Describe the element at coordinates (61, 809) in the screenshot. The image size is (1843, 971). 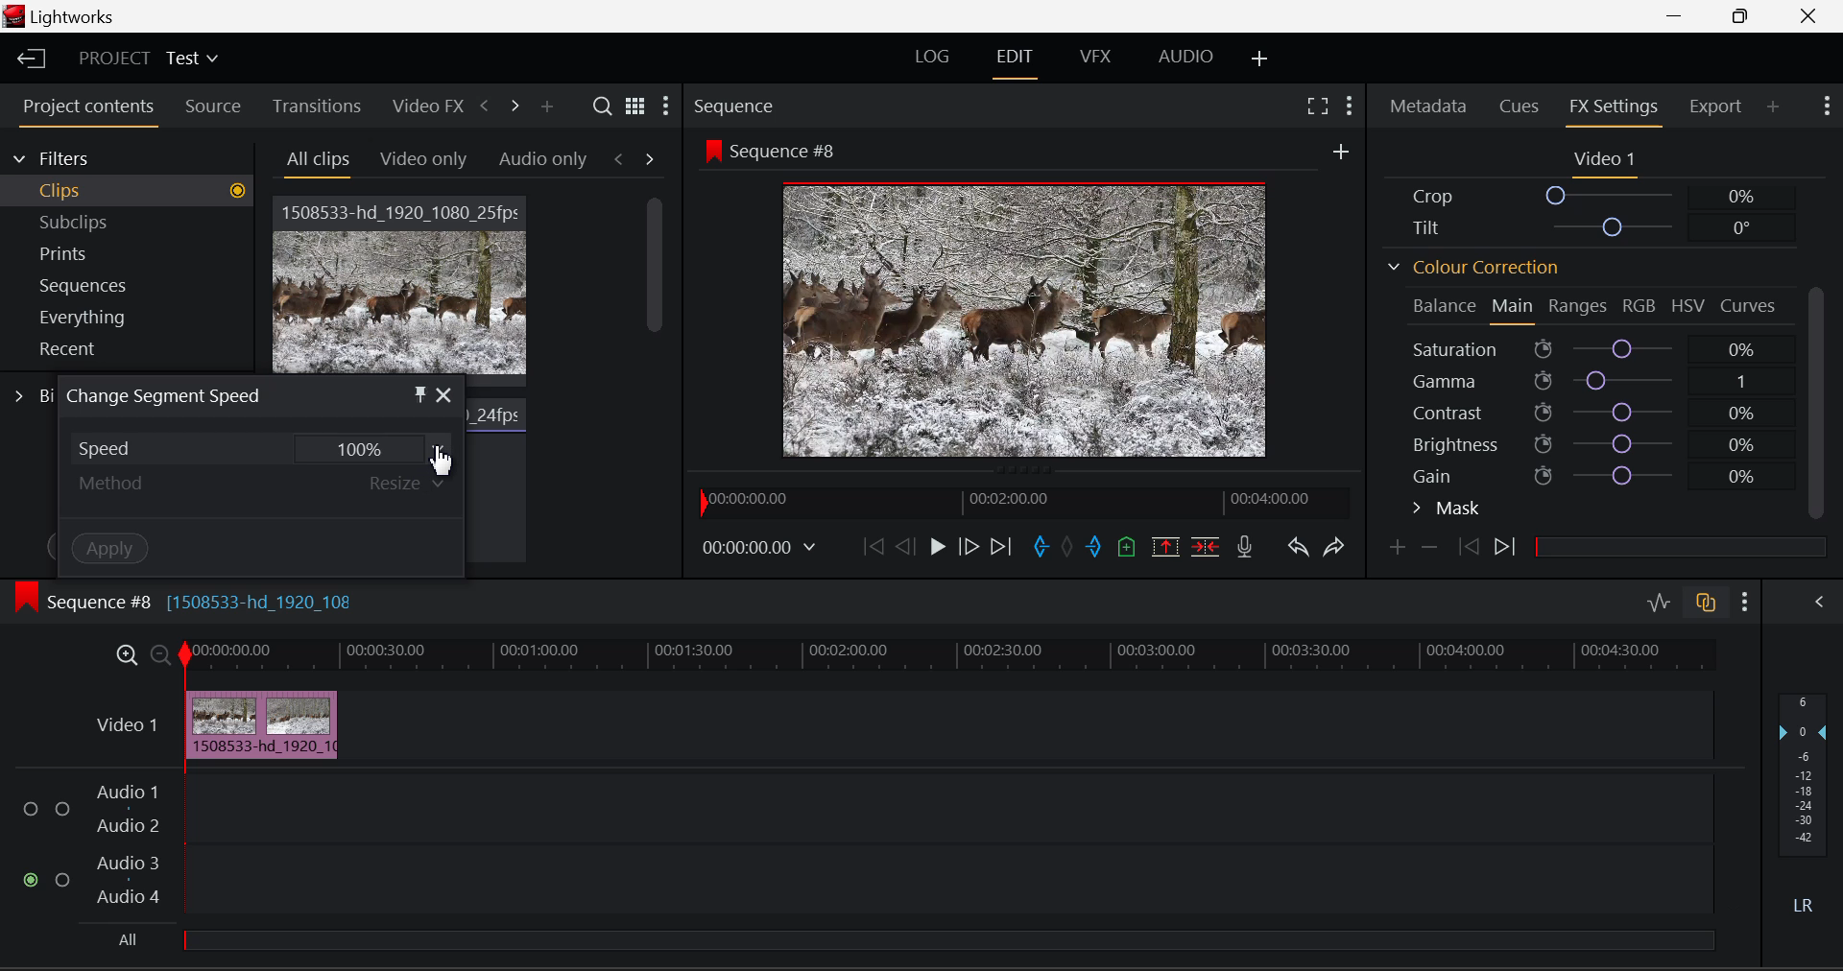
I see `Audio Input Checkbox` at that location.